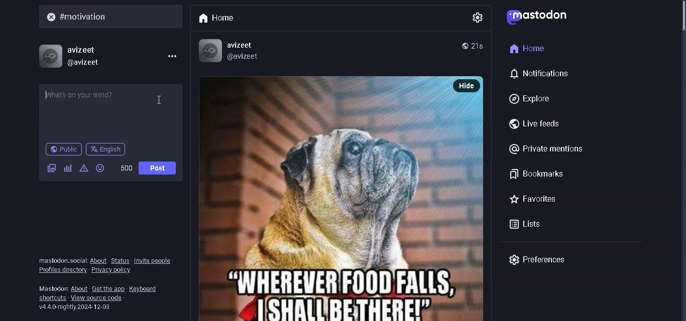 Image resolution: width=686 pixels, height=321 pixels. What do you see at coordinates (111, 110) in the screenshot?
I see `whats on your mind` at bounding box center [111, 110].